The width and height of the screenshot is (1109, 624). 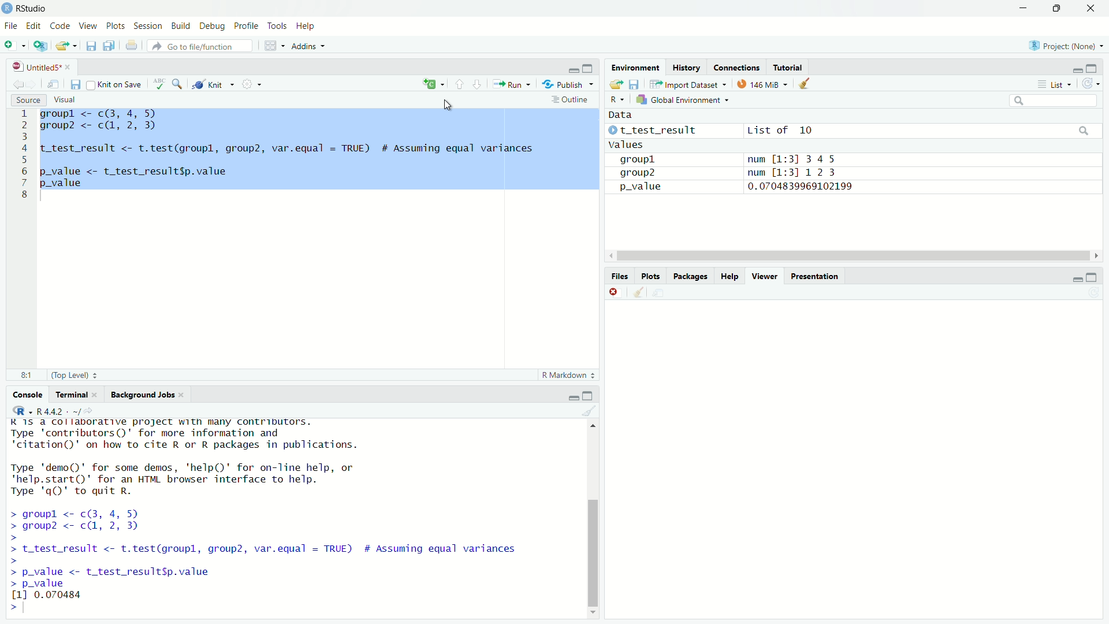 What do you see at coordinates (117, 83) in the screenshot?
I see `Knit on Save` at bounding box center [117, 83].